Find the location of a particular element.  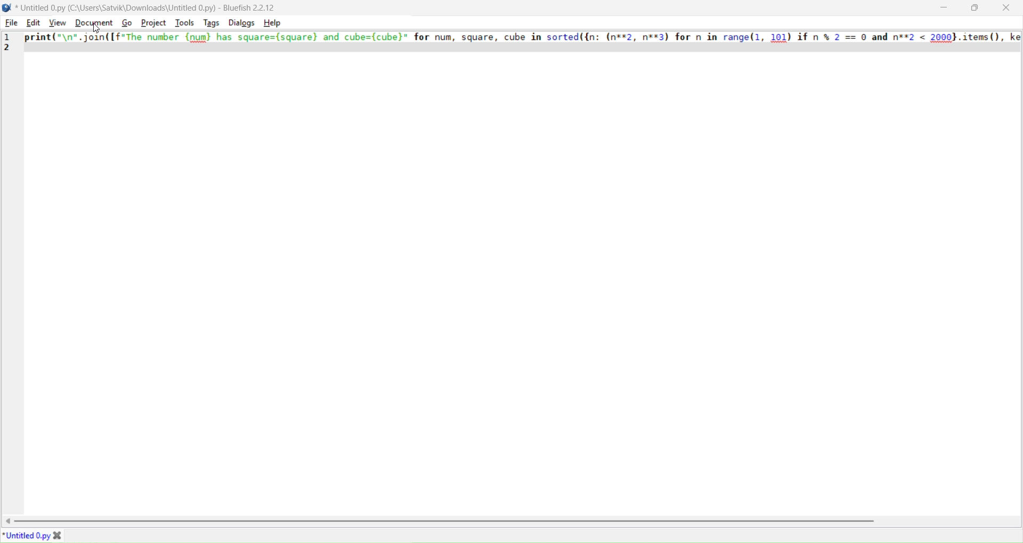

move left is located at coordinates (9, 522).